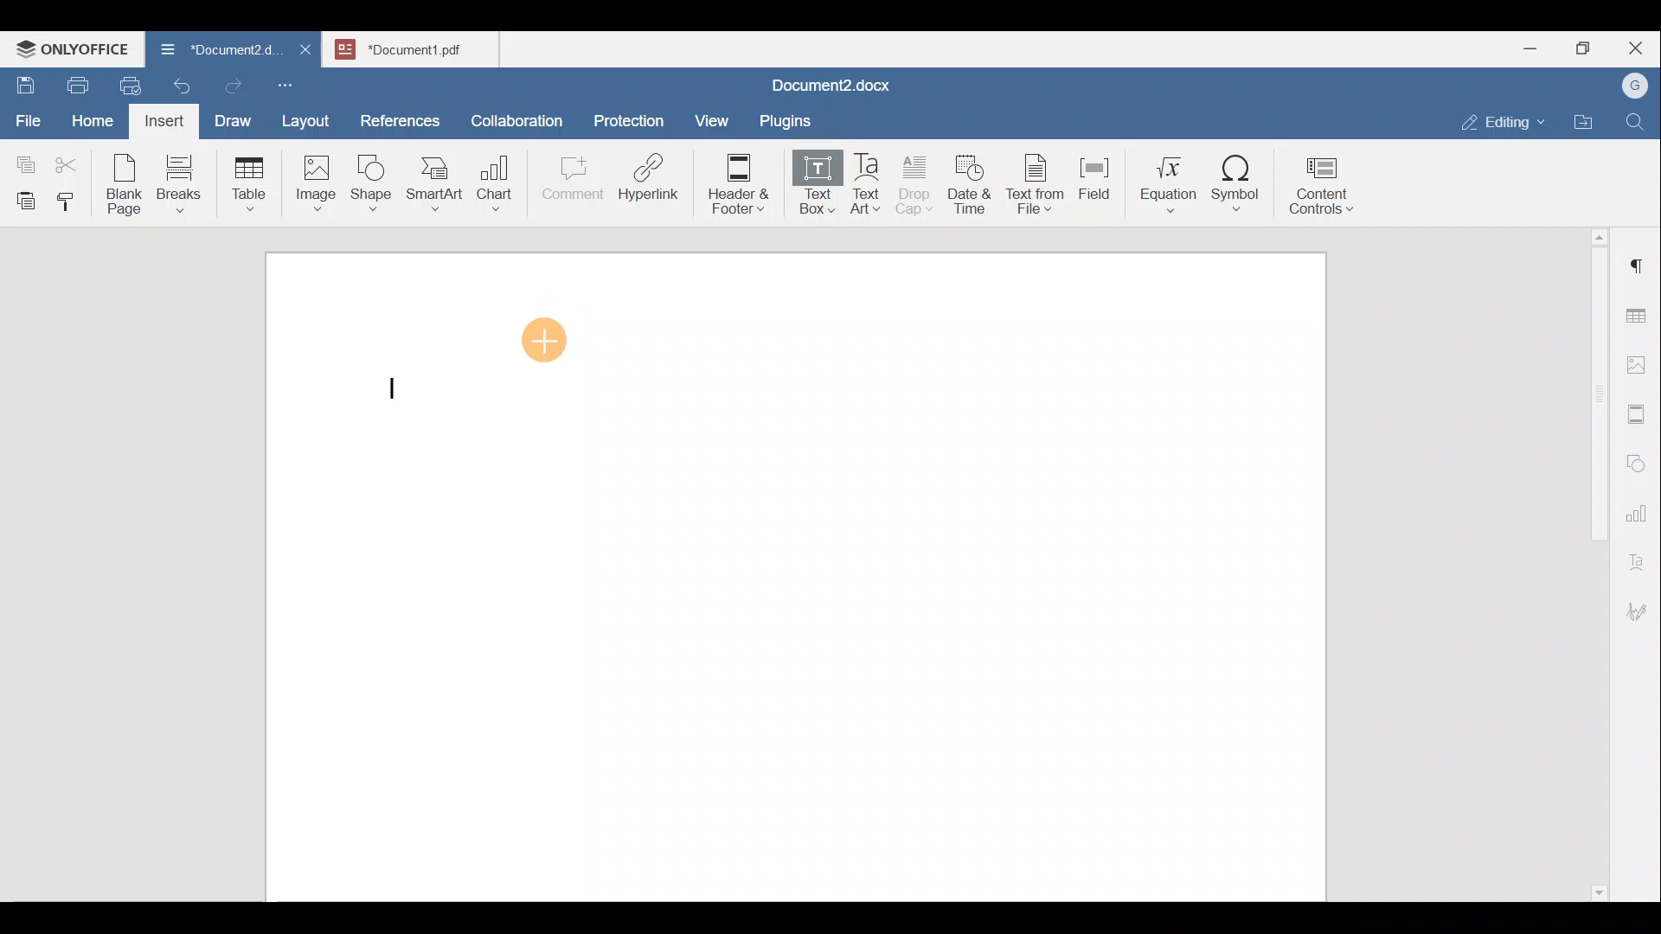 The width and height of the screenshot is (1661, 934). What do you see at coordinates (1639, 259) in the screenshot?
I see `Paragraph settings` at bounding box center [1639, 259].